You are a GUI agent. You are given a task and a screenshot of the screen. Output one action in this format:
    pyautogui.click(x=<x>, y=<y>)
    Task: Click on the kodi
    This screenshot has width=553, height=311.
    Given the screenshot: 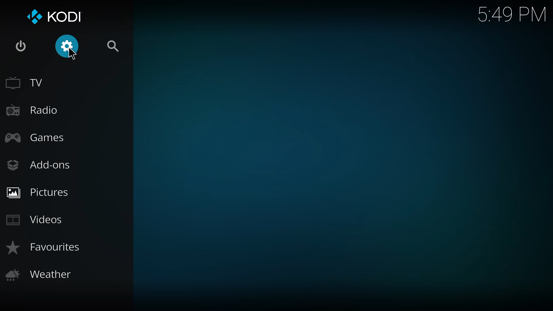 What is the action you would take?
    pyautogui.click(x=54, y=17)
    